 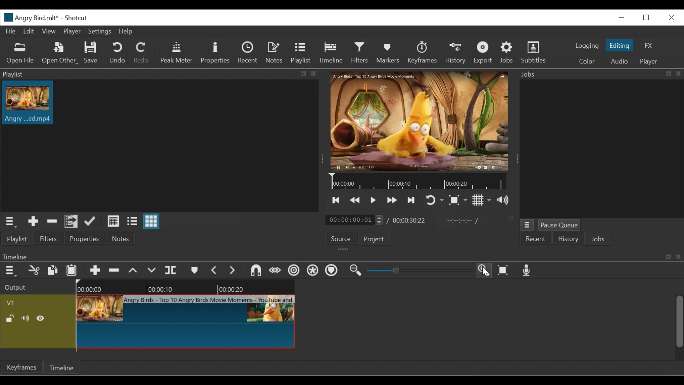 What do you see at coordinates (599, 239) in the screenshot?
I see `Jobs` at bounding box center [599, 239].